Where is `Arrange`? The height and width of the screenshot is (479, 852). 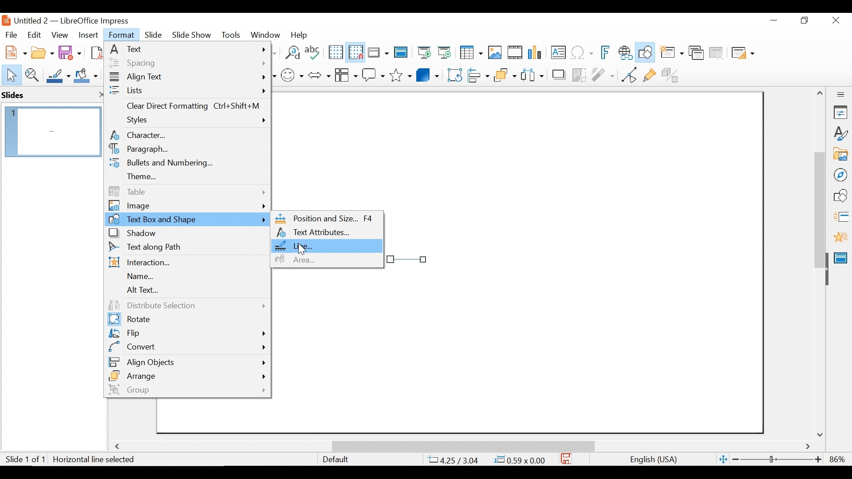
Arrange is located at coordinates (187, 376).